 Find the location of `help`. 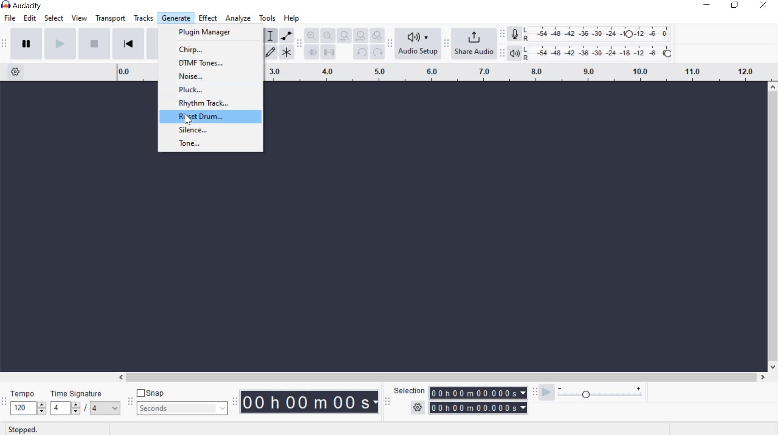

help is located at coordinates (291, 19).